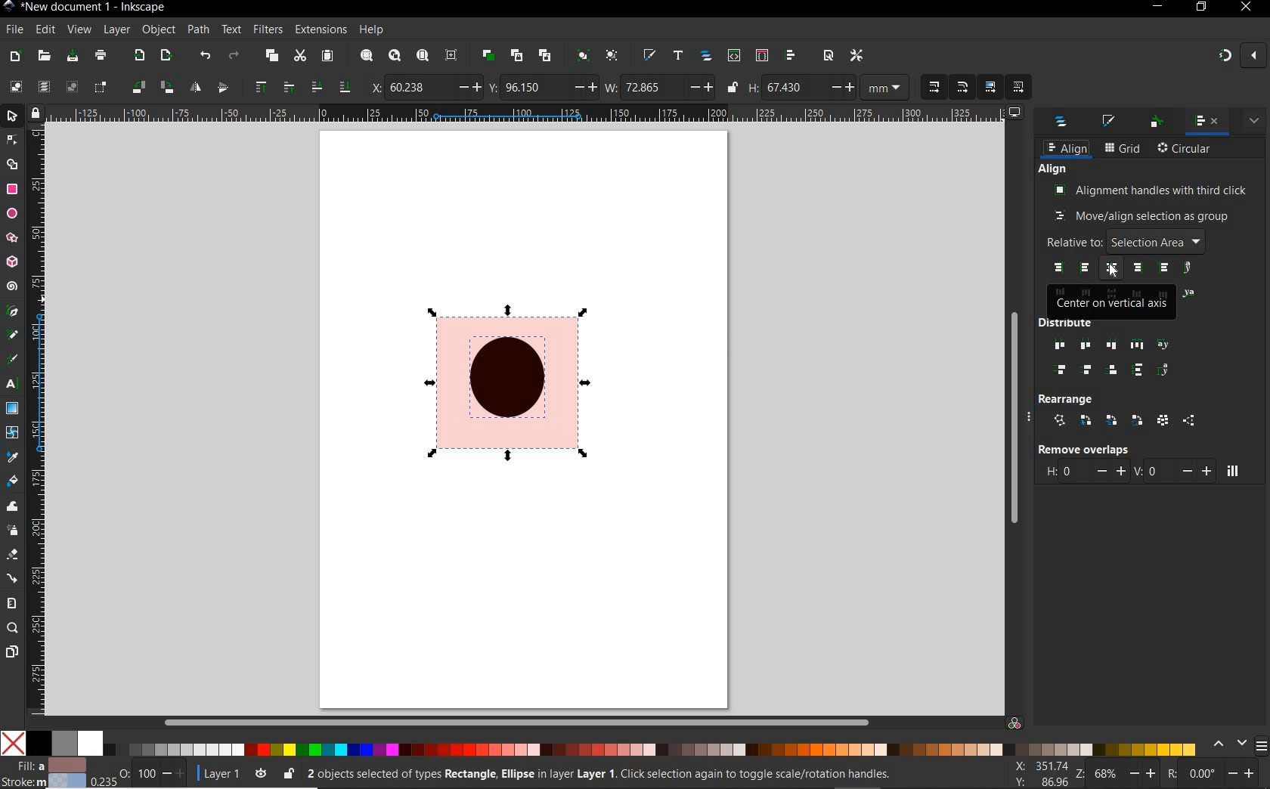 The image size is (1270, 789). I want to click on eraser tool, so click(11, 555).